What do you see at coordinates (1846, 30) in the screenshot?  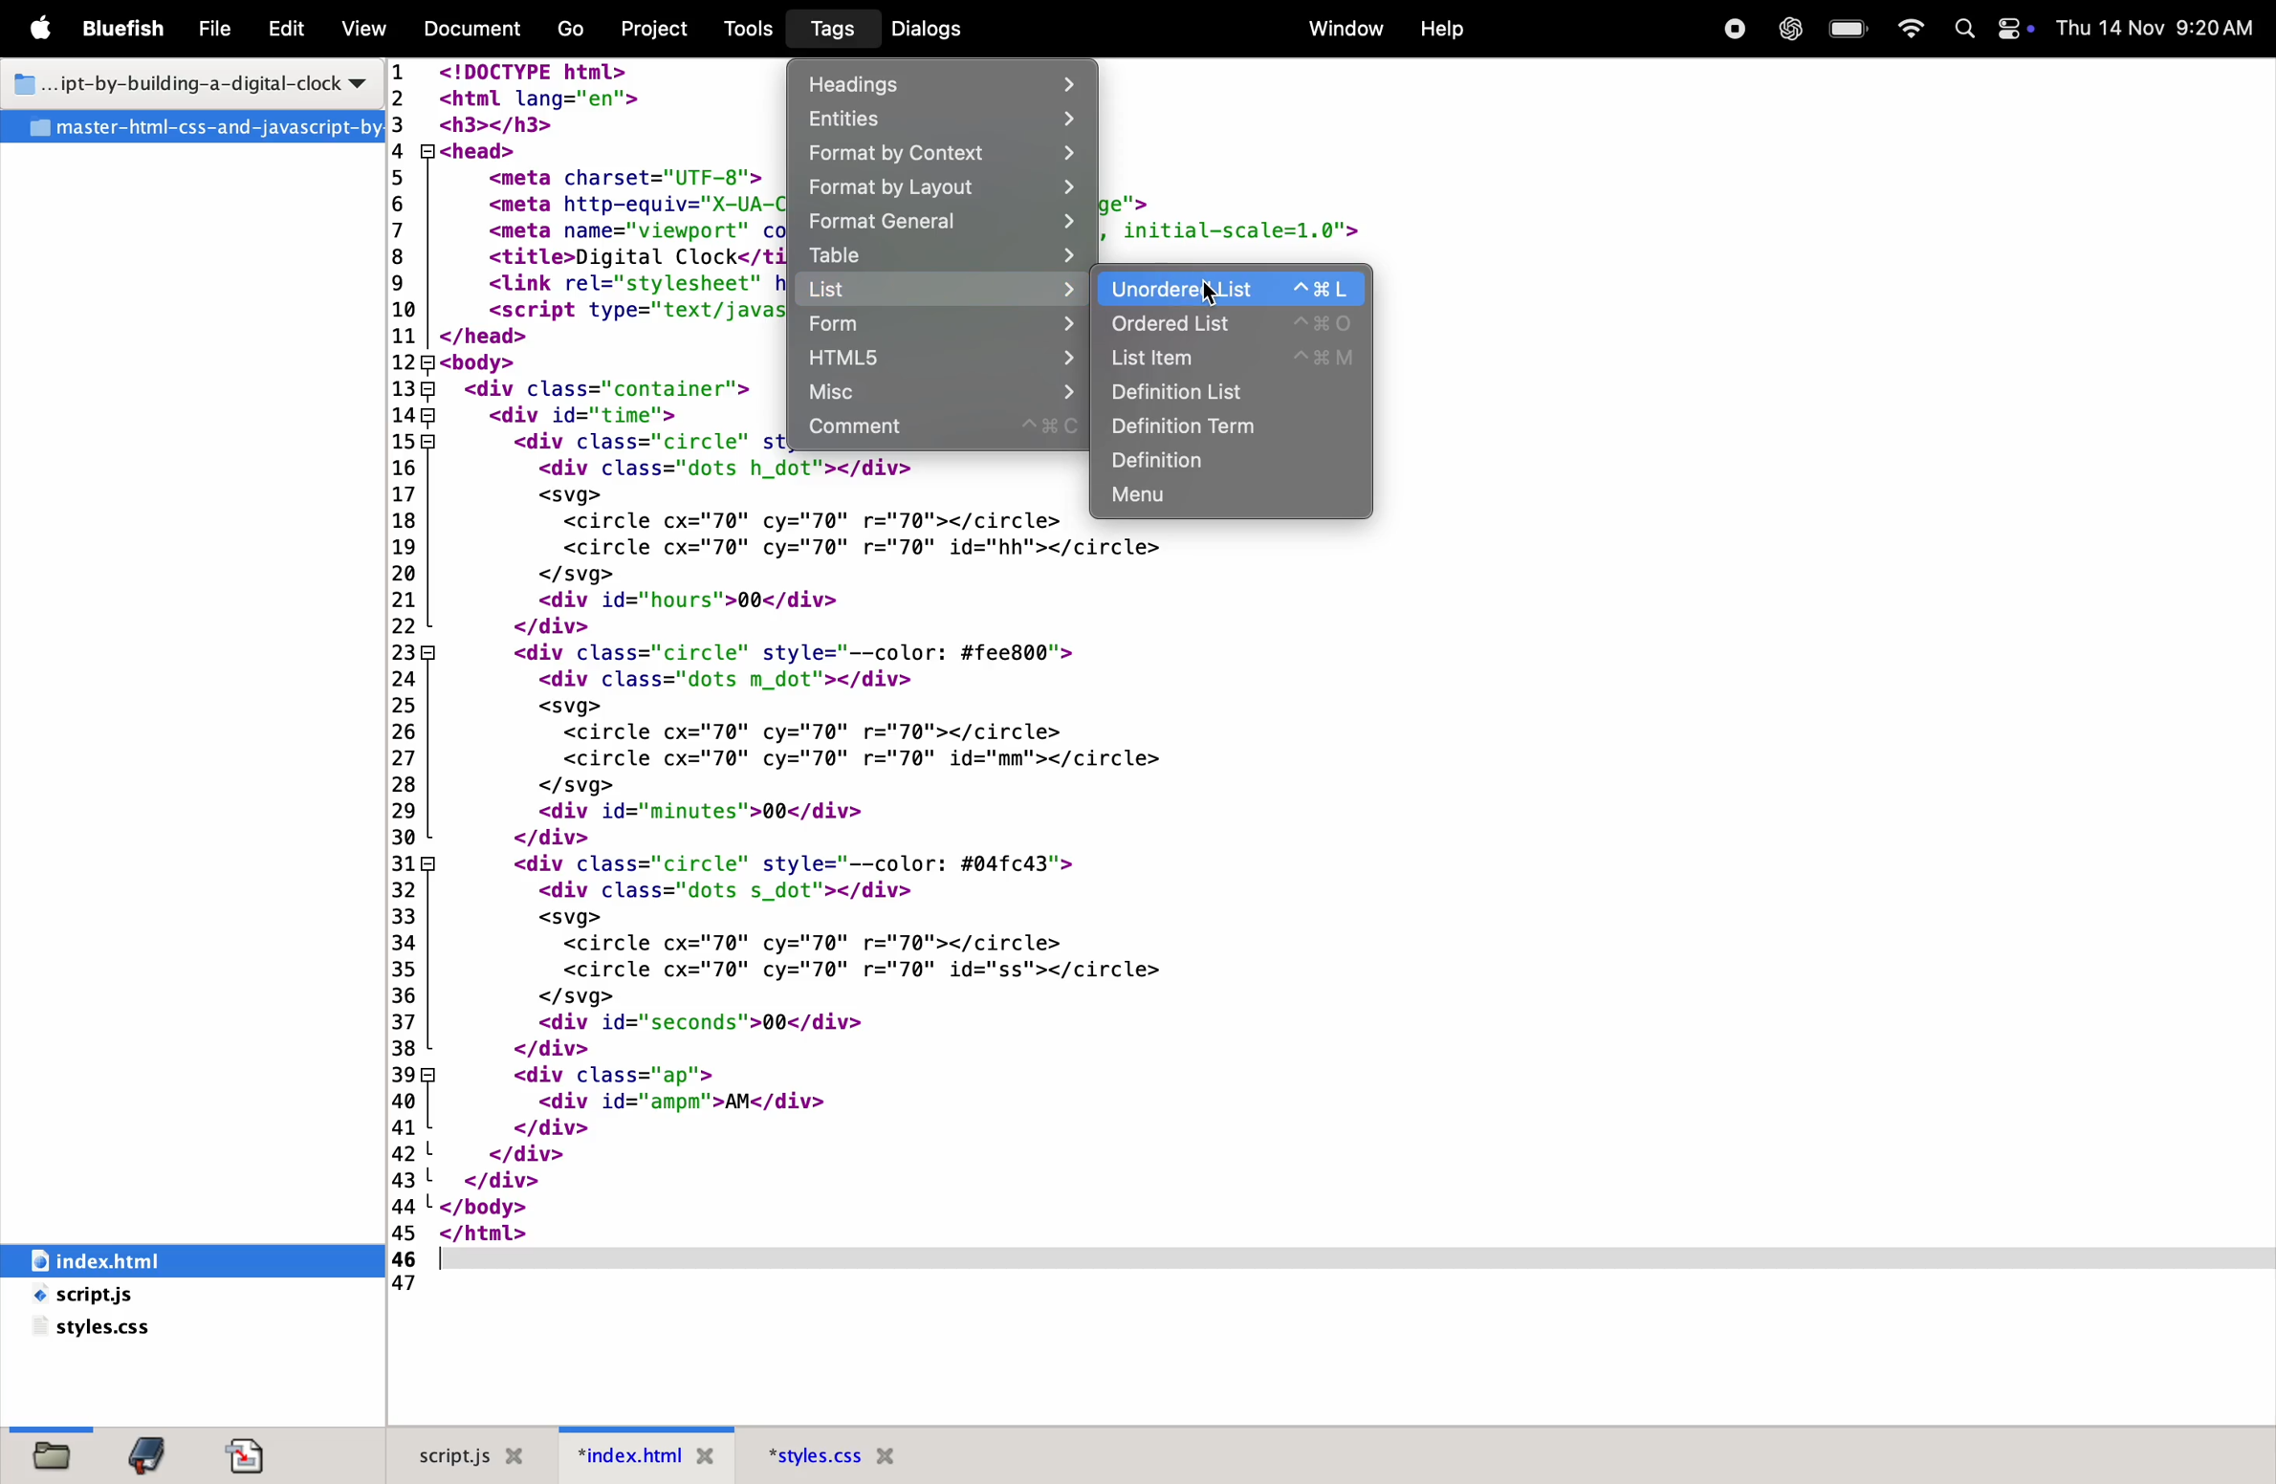 I see `battery` at bounding box center [1846, 30].